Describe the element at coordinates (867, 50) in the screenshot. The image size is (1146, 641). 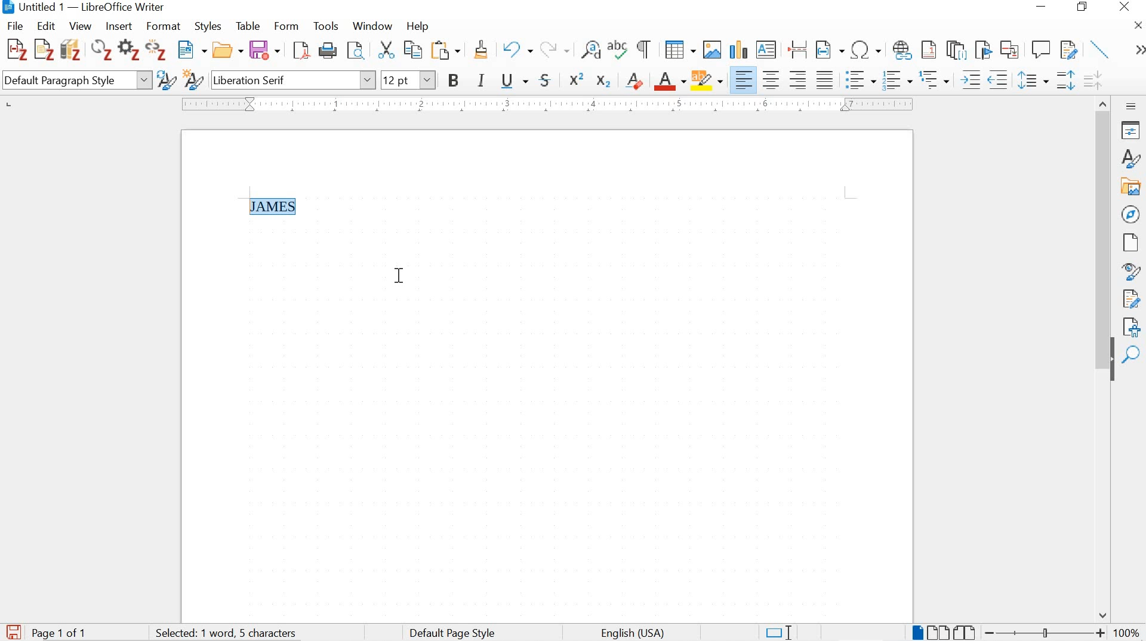
I see `insert special characters` at that location.